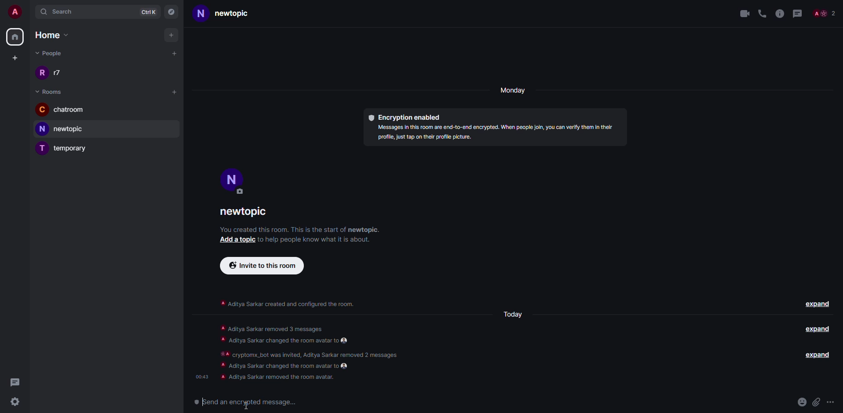  I want to click on ctrlK, so click(148, 11).